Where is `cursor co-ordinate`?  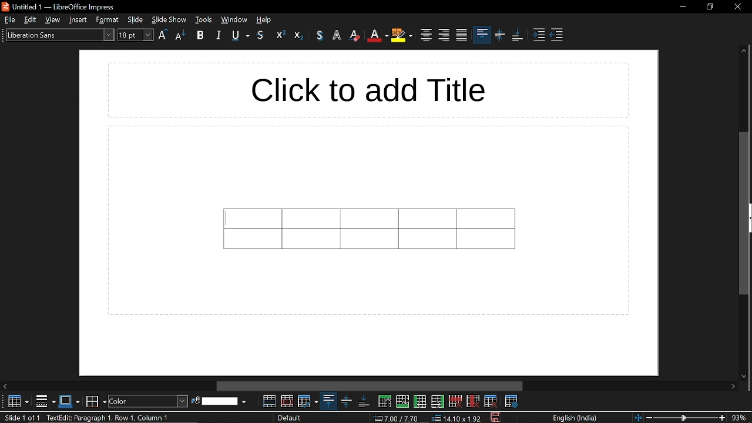
cursor co-ordinate is located at coordinates (397, 418).